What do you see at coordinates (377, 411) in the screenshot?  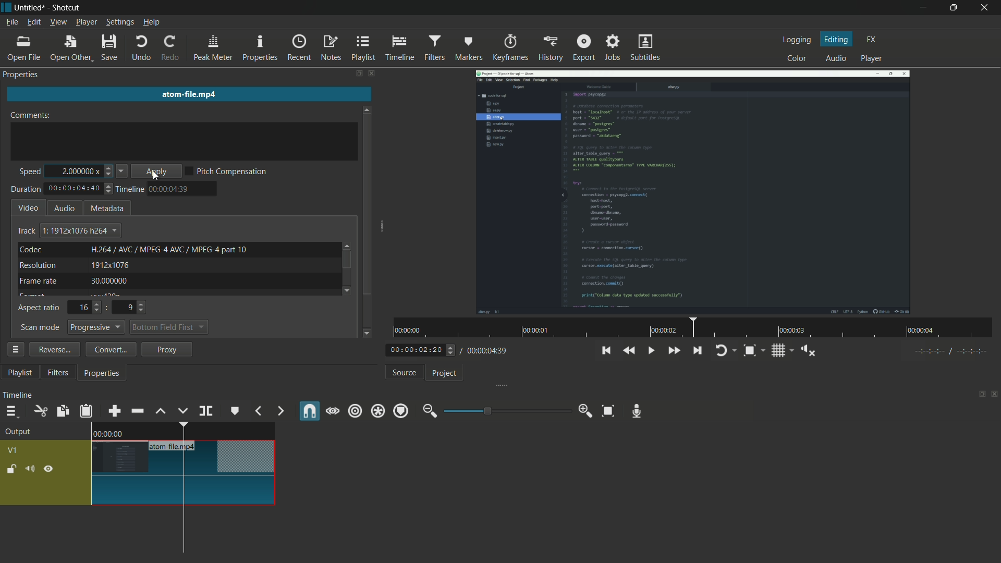 I see `ripple all tracks` at bounding box center [377, 411].